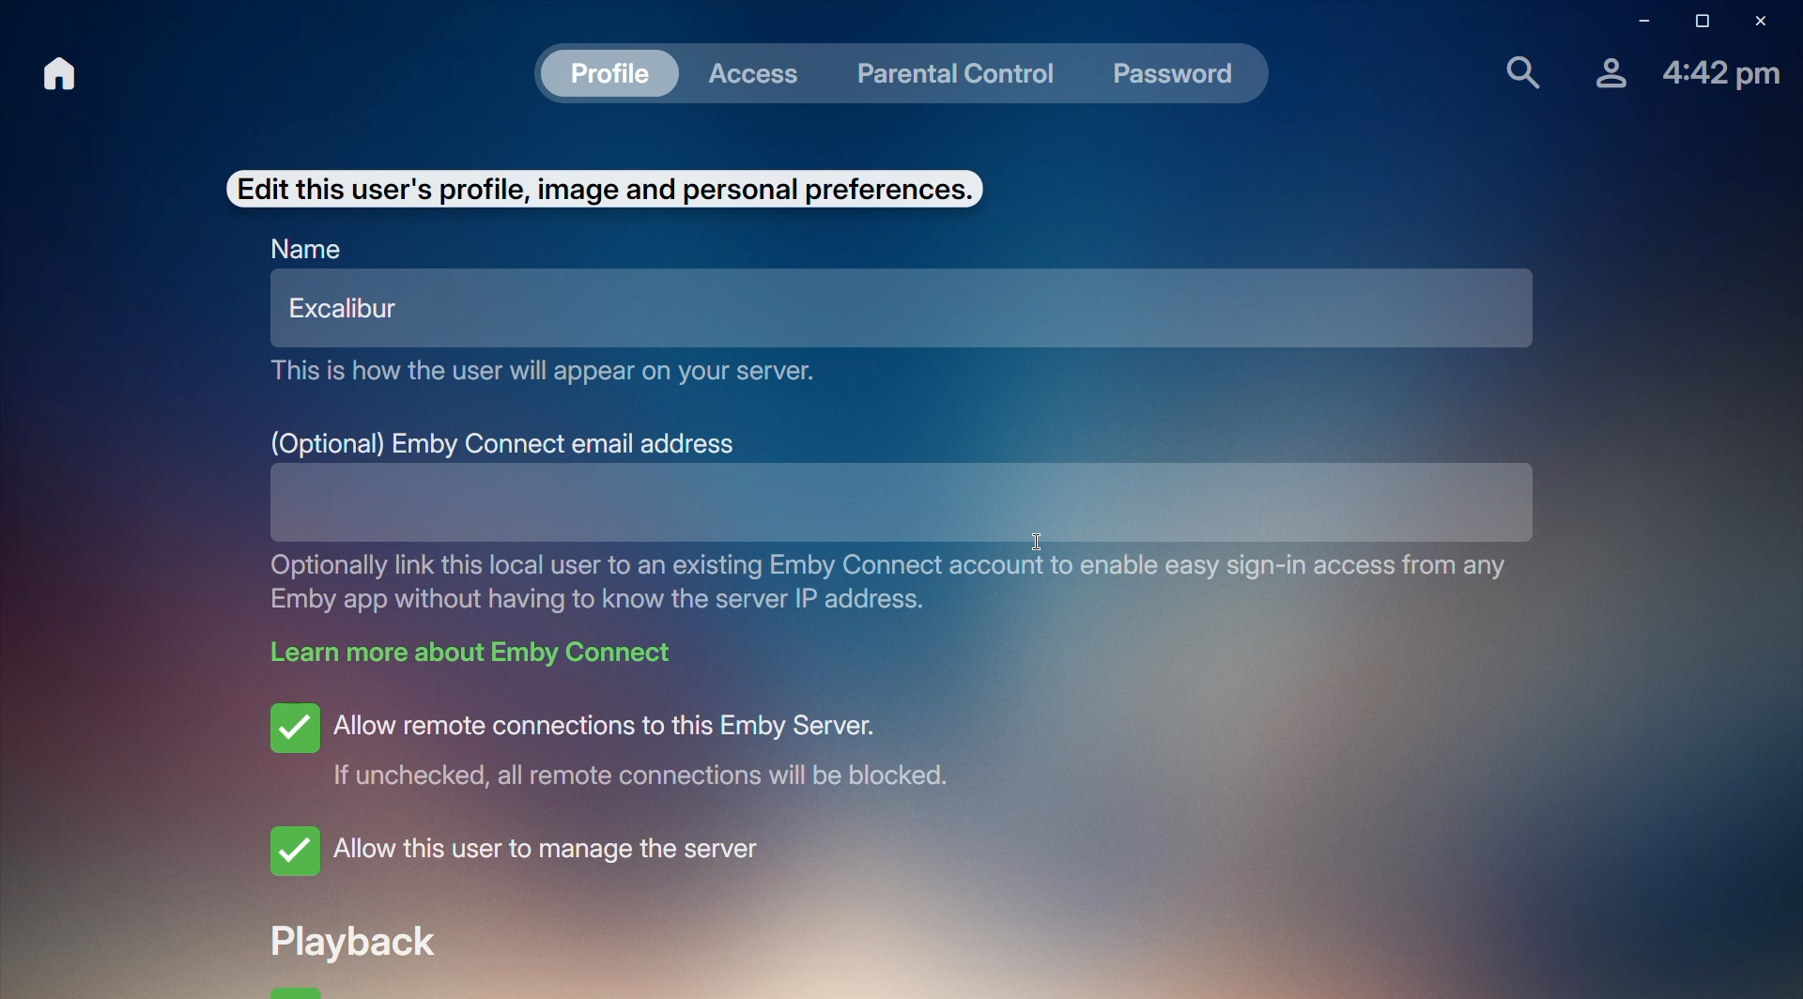 The width and height of the screenshot is (1803, 999). Describe the element at coordinates (632, 743) in the screenshot. I see ` Allow remote connections to this Emby Server.If unchecked, all remote connections will be blocked.` at that location.